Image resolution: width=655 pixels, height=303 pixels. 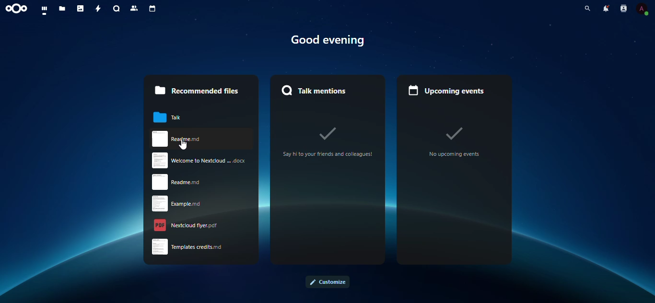 I want to click on Nextcloud fiyer.pdf, so click(x=186, y=225).